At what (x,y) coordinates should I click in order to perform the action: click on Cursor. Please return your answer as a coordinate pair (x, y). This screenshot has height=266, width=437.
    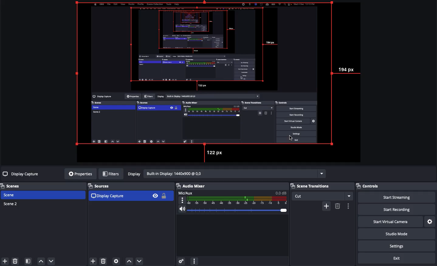
    Looking at the image, I should click on (292, 138).